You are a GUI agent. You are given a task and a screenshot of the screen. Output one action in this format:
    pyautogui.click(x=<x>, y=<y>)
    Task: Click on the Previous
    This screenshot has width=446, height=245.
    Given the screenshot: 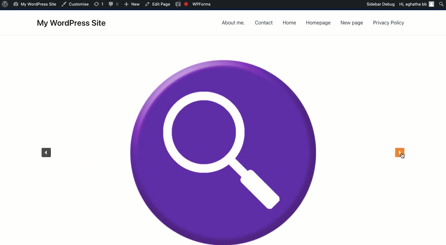 What is the action you would take?
    pyautogui.click(x=45, y=152)
    